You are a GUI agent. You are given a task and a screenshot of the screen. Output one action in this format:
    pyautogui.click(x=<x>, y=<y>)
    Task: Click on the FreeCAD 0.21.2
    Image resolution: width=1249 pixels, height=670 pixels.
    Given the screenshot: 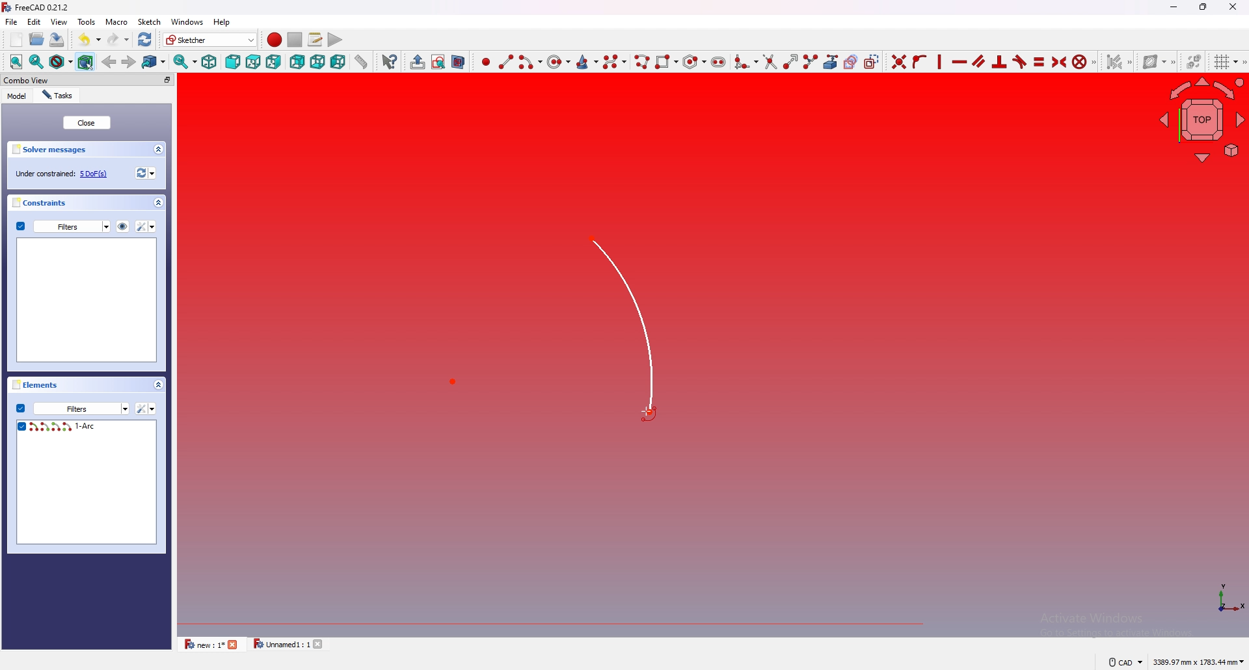 What is the action you would take?
    pyautogui.click(x=37, y=7)
    